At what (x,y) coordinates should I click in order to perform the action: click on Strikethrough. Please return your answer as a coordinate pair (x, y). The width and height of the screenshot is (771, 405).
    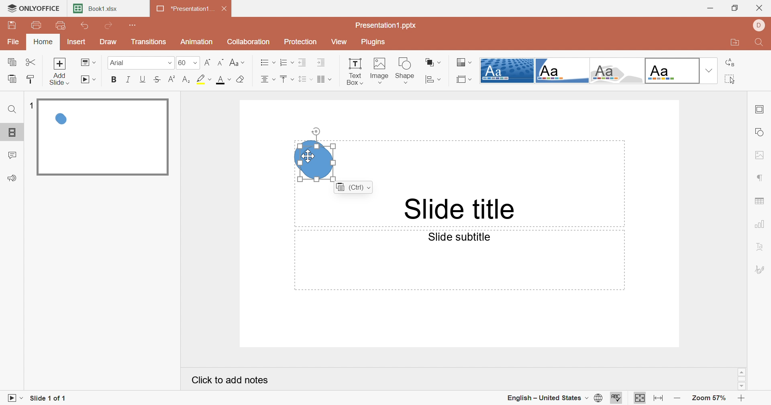
    Looking at the image, I should click on (158, 79).